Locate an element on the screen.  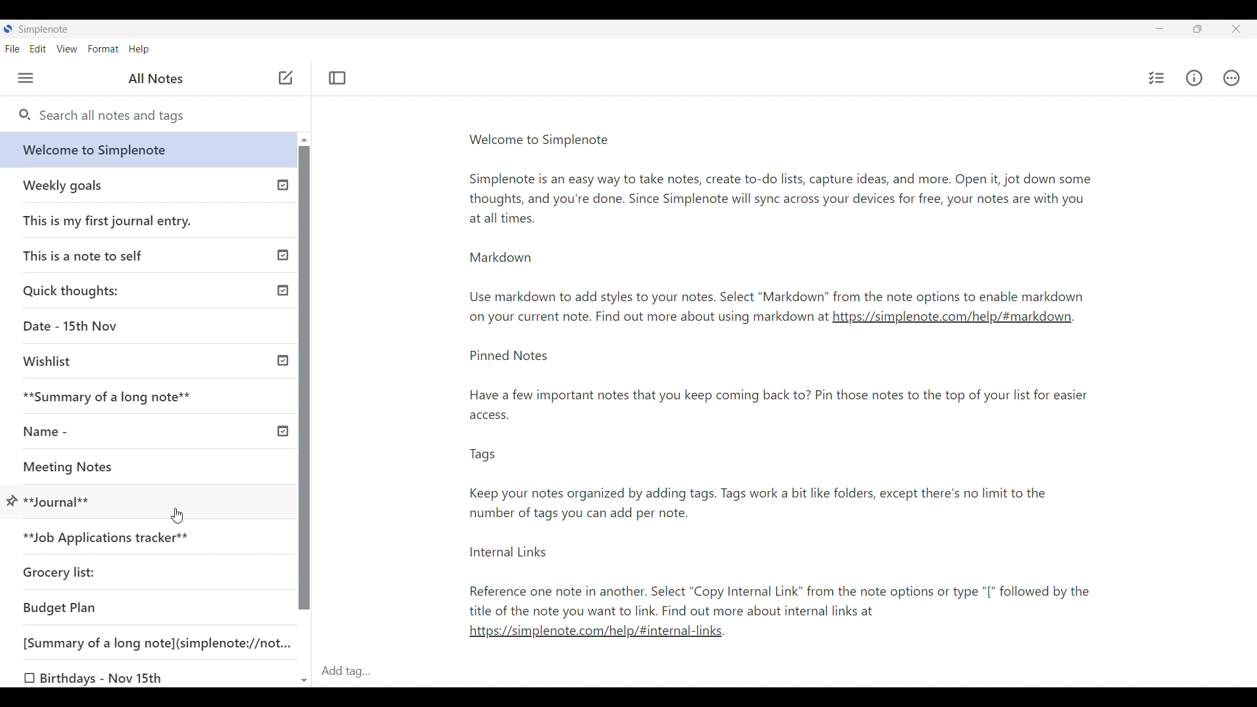
Minimize is located at coordinates (1159, 28).